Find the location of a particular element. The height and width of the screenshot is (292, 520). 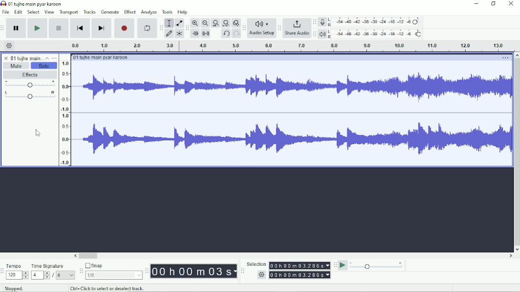

Record is located at coordinates (125, 29).